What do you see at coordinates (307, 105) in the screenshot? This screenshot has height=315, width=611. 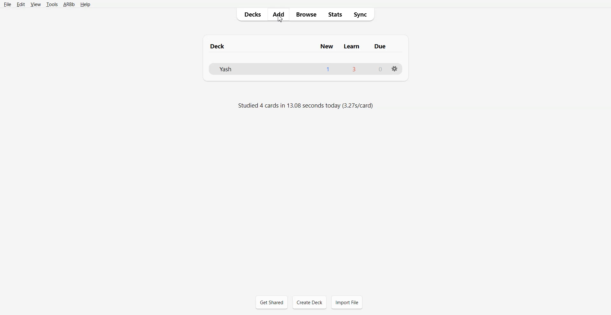 I see `Text 2` at bounding box center [307, 105].